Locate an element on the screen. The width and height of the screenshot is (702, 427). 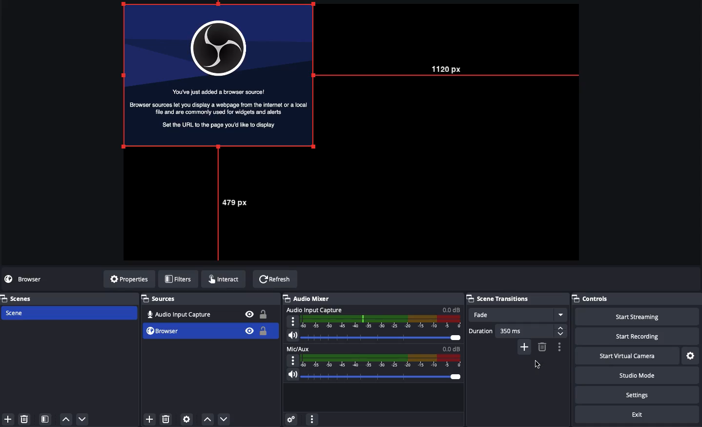
Add is located at coordinates (8, 419).